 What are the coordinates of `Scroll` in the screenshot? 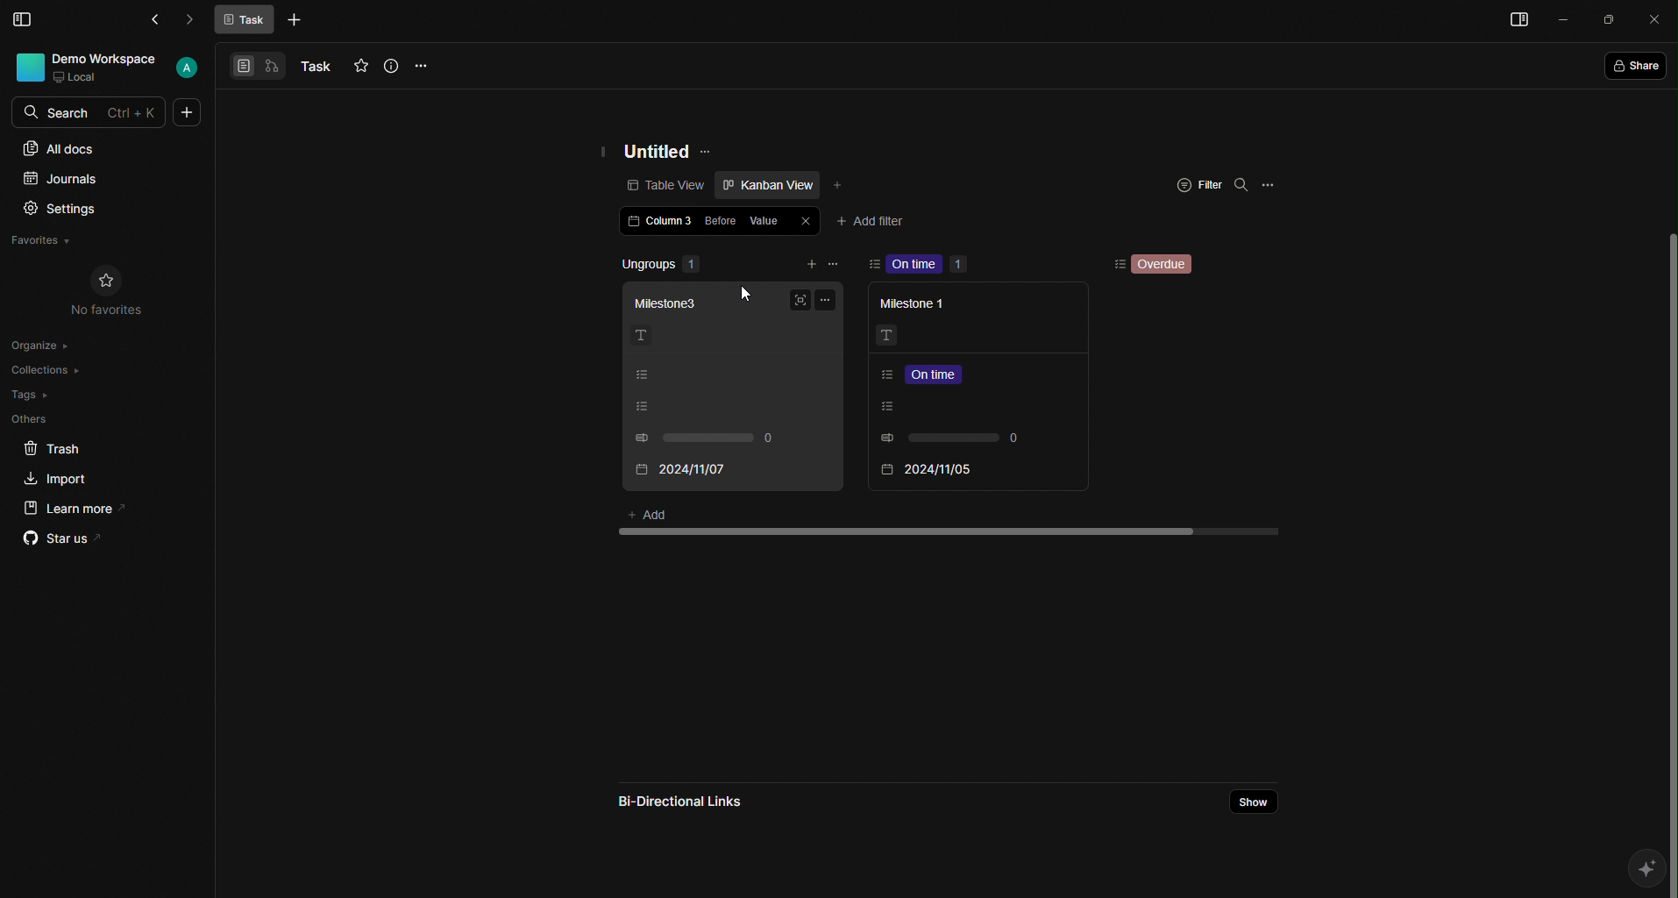 It's located at (1667, 472).